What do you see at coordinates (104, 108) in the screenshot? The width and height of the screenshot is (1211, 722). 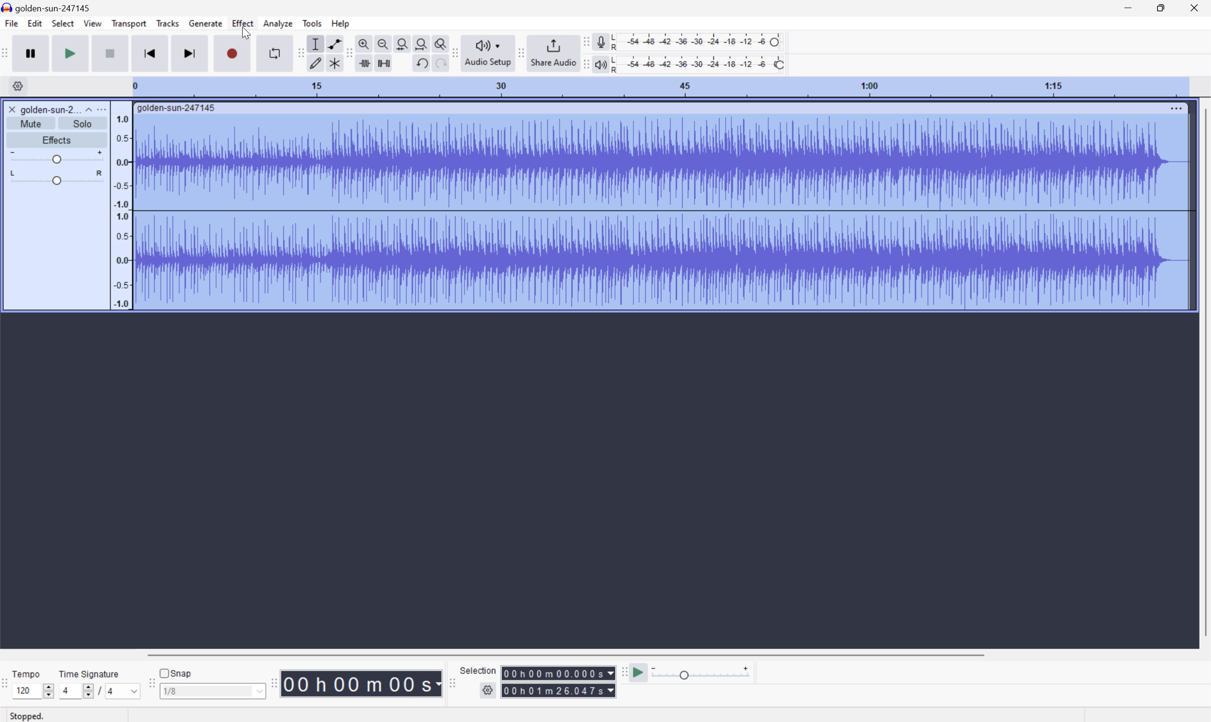 I see `More` at bounding box center [104, 108].